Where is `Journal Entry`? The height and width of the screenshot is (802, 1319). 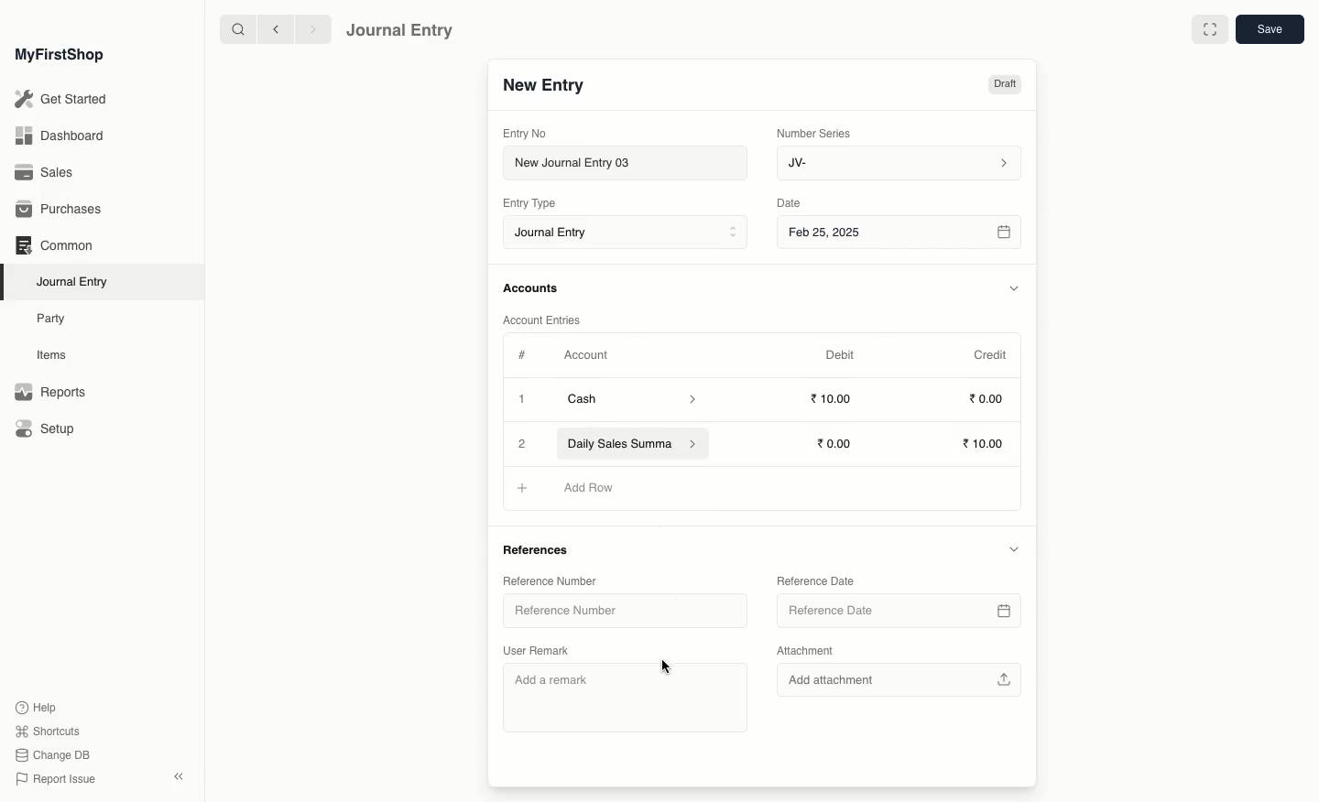
Journal Entry is located at coordinates (400, 29).